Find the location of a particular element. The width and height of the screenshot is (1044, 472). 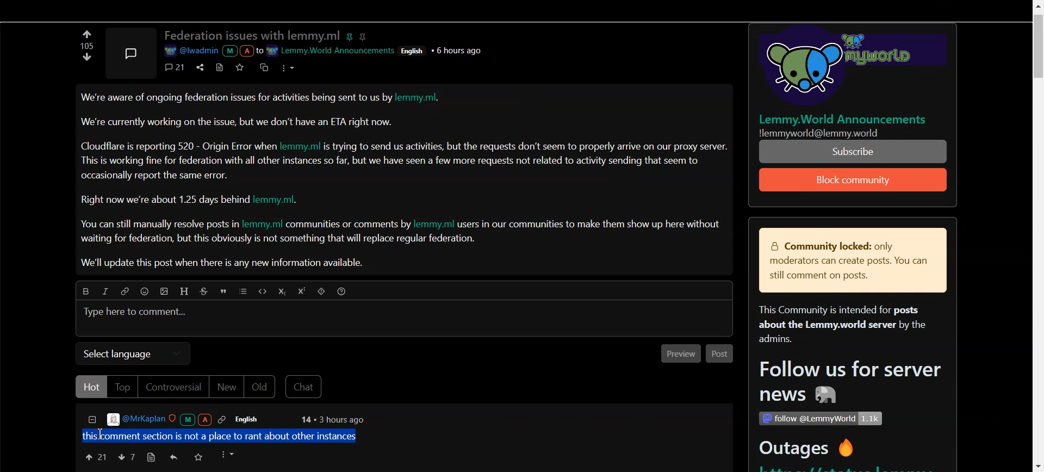

We're aware of ongoing federation issues for activities being sent to us by is located at coordinates (237, 100).